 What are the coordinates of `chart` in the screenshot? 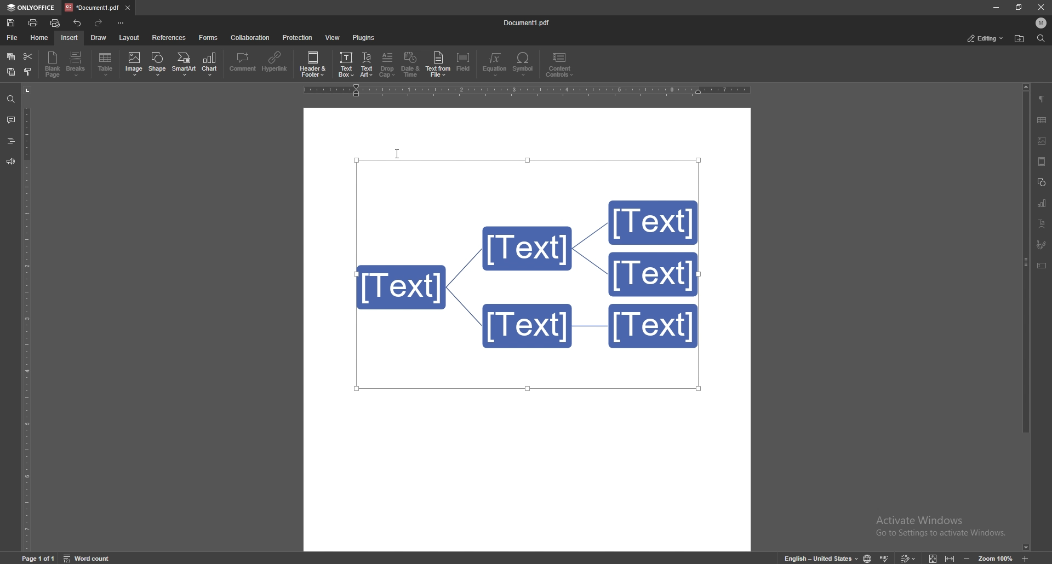 It's located at (1043, 203).